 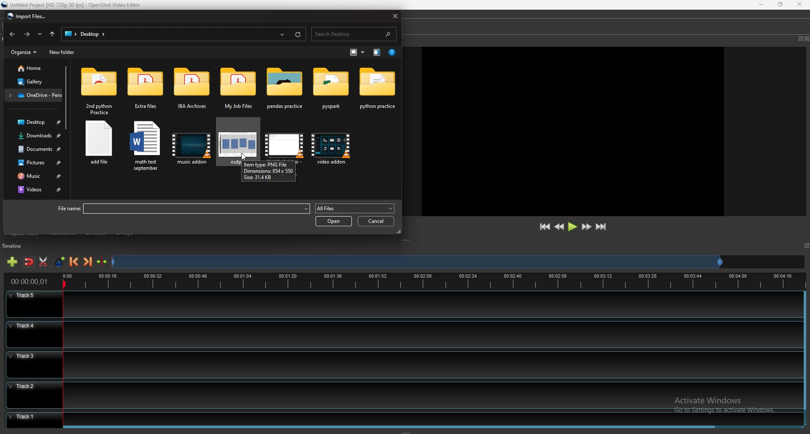 I want to click on add track, so click(x=12, y=262).